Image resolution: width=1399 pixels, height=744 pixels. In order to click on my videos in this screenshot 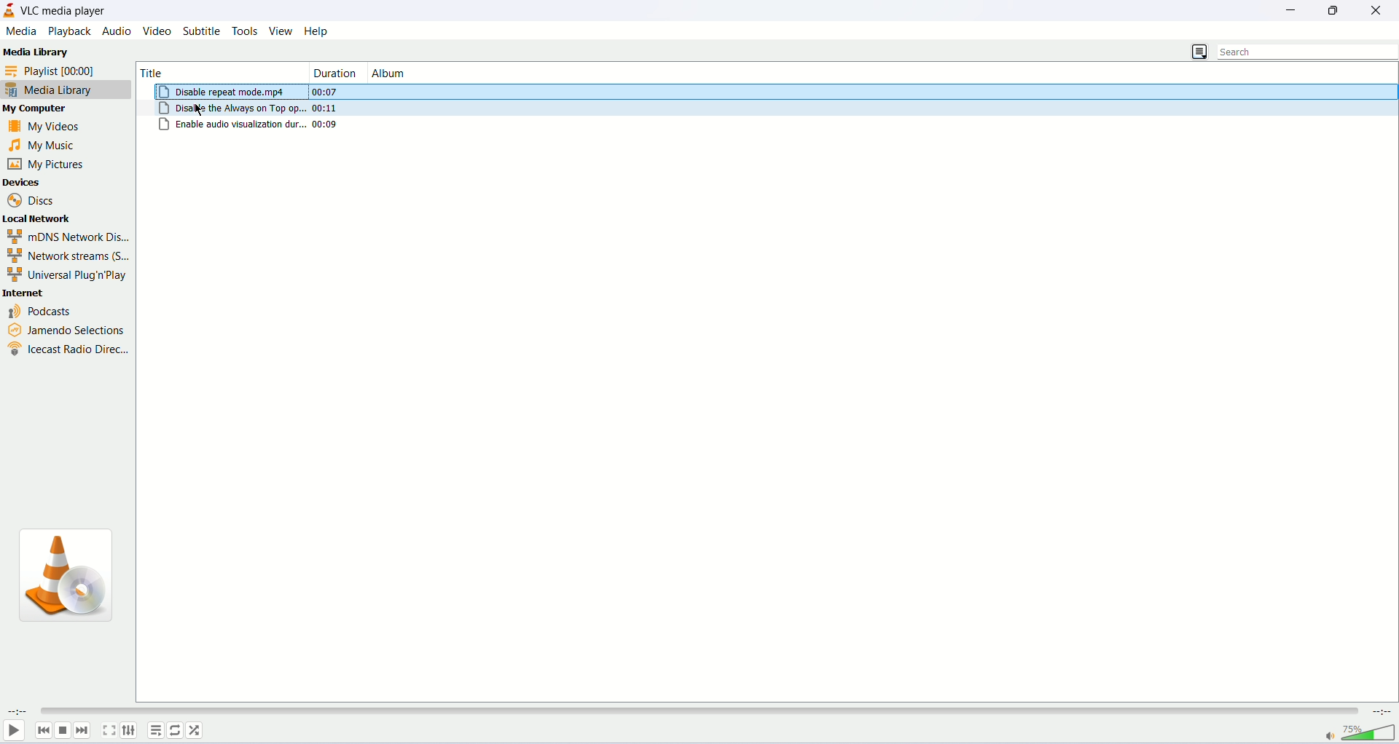, I will do `click(56, 125)`.